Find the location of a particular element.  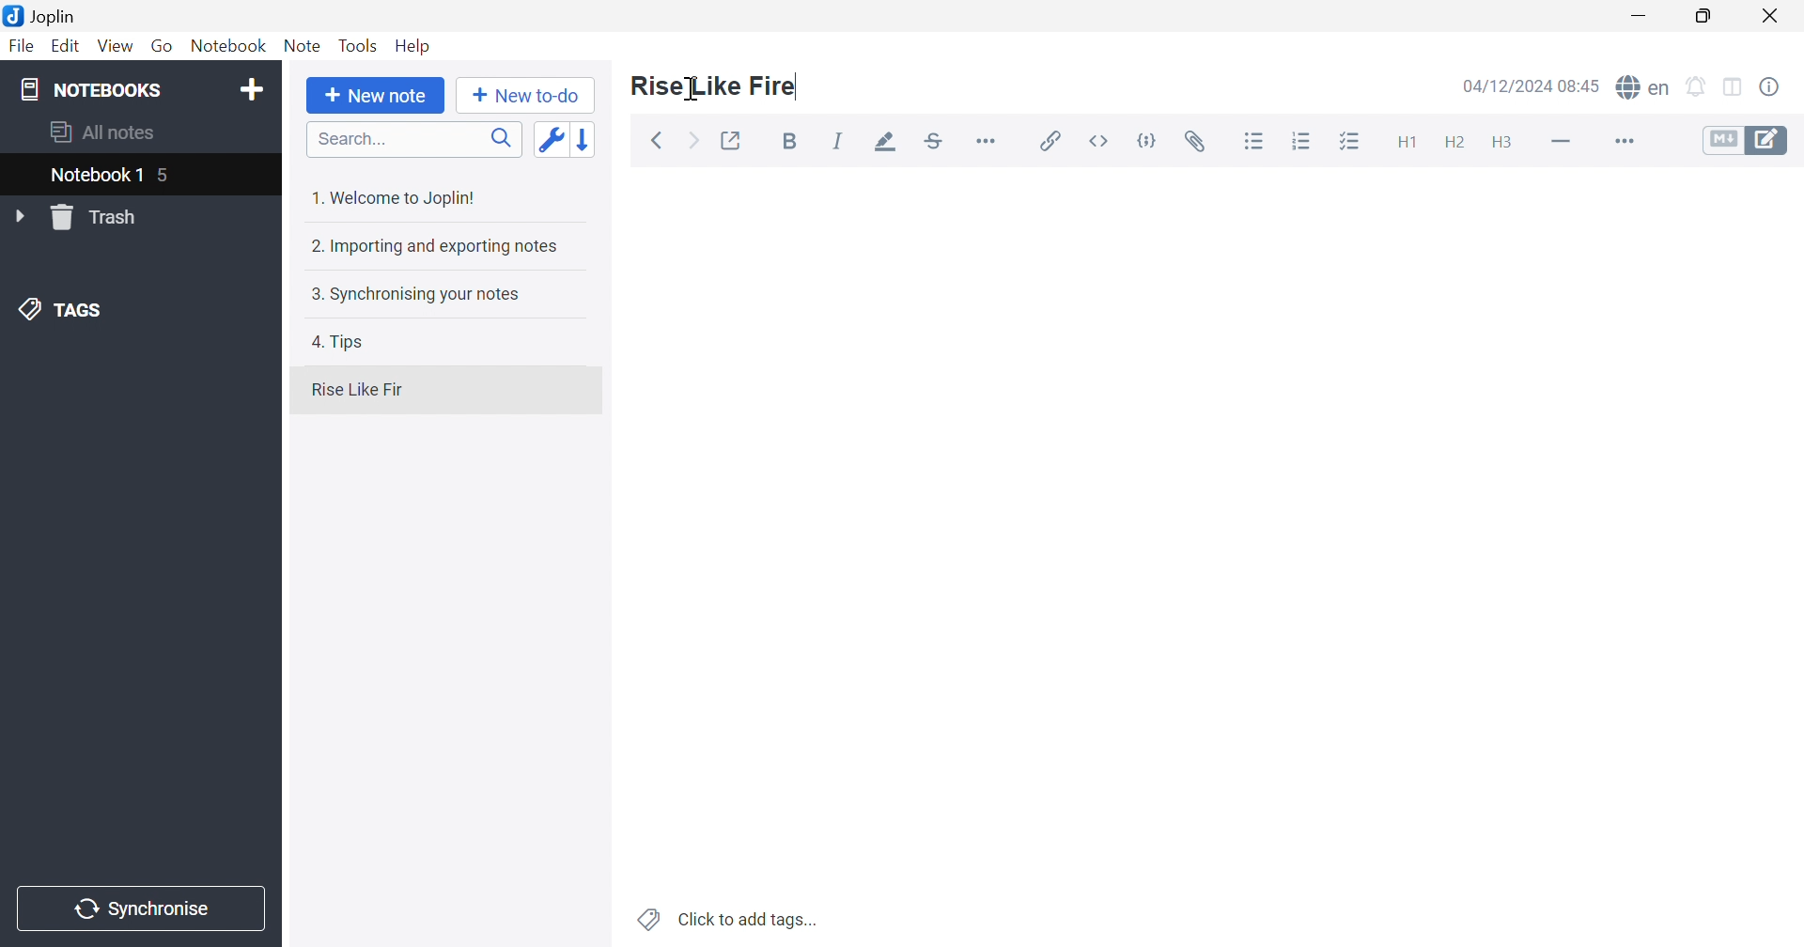

cursor is located at coordinates (690, 90).